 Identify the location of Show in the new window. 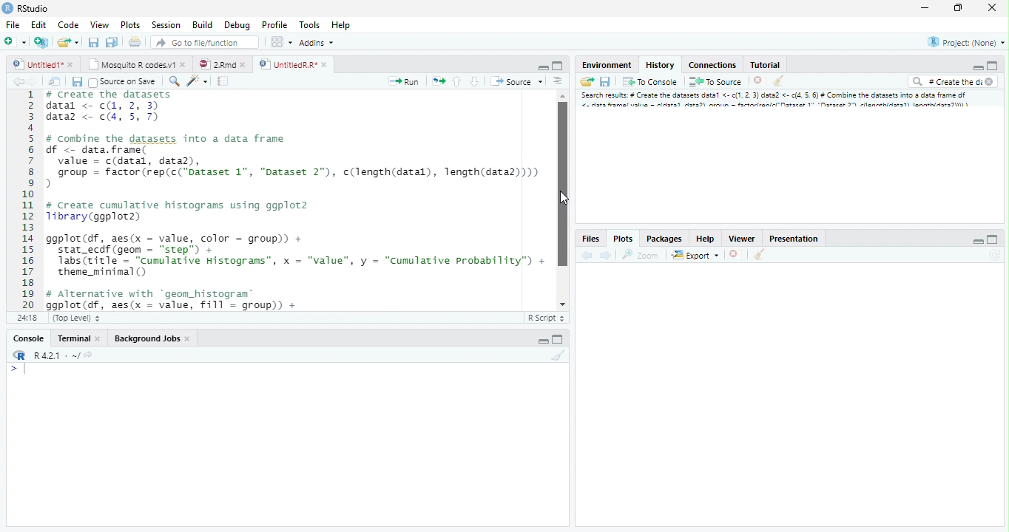
(53, 81).